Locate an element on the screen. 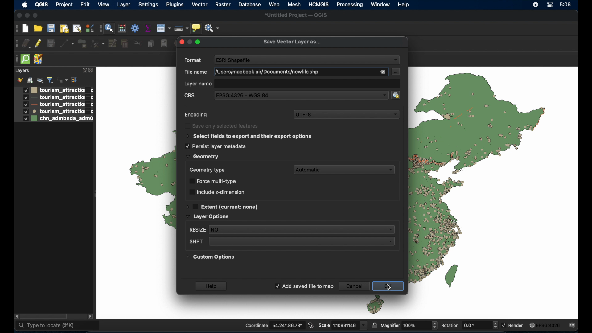 The width and height of the screenshot is (592, 333). layer is located at coordinates (22, 71).